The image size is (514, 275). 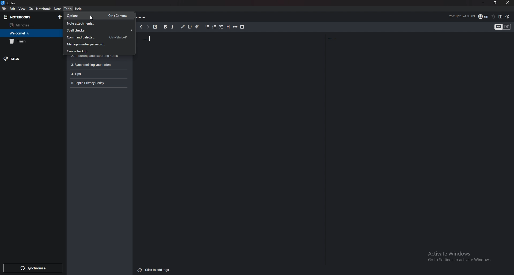 What do you see at coordinates (43, 9) in the screenshot?
I see `notebook` at bounding box center [43, 9].